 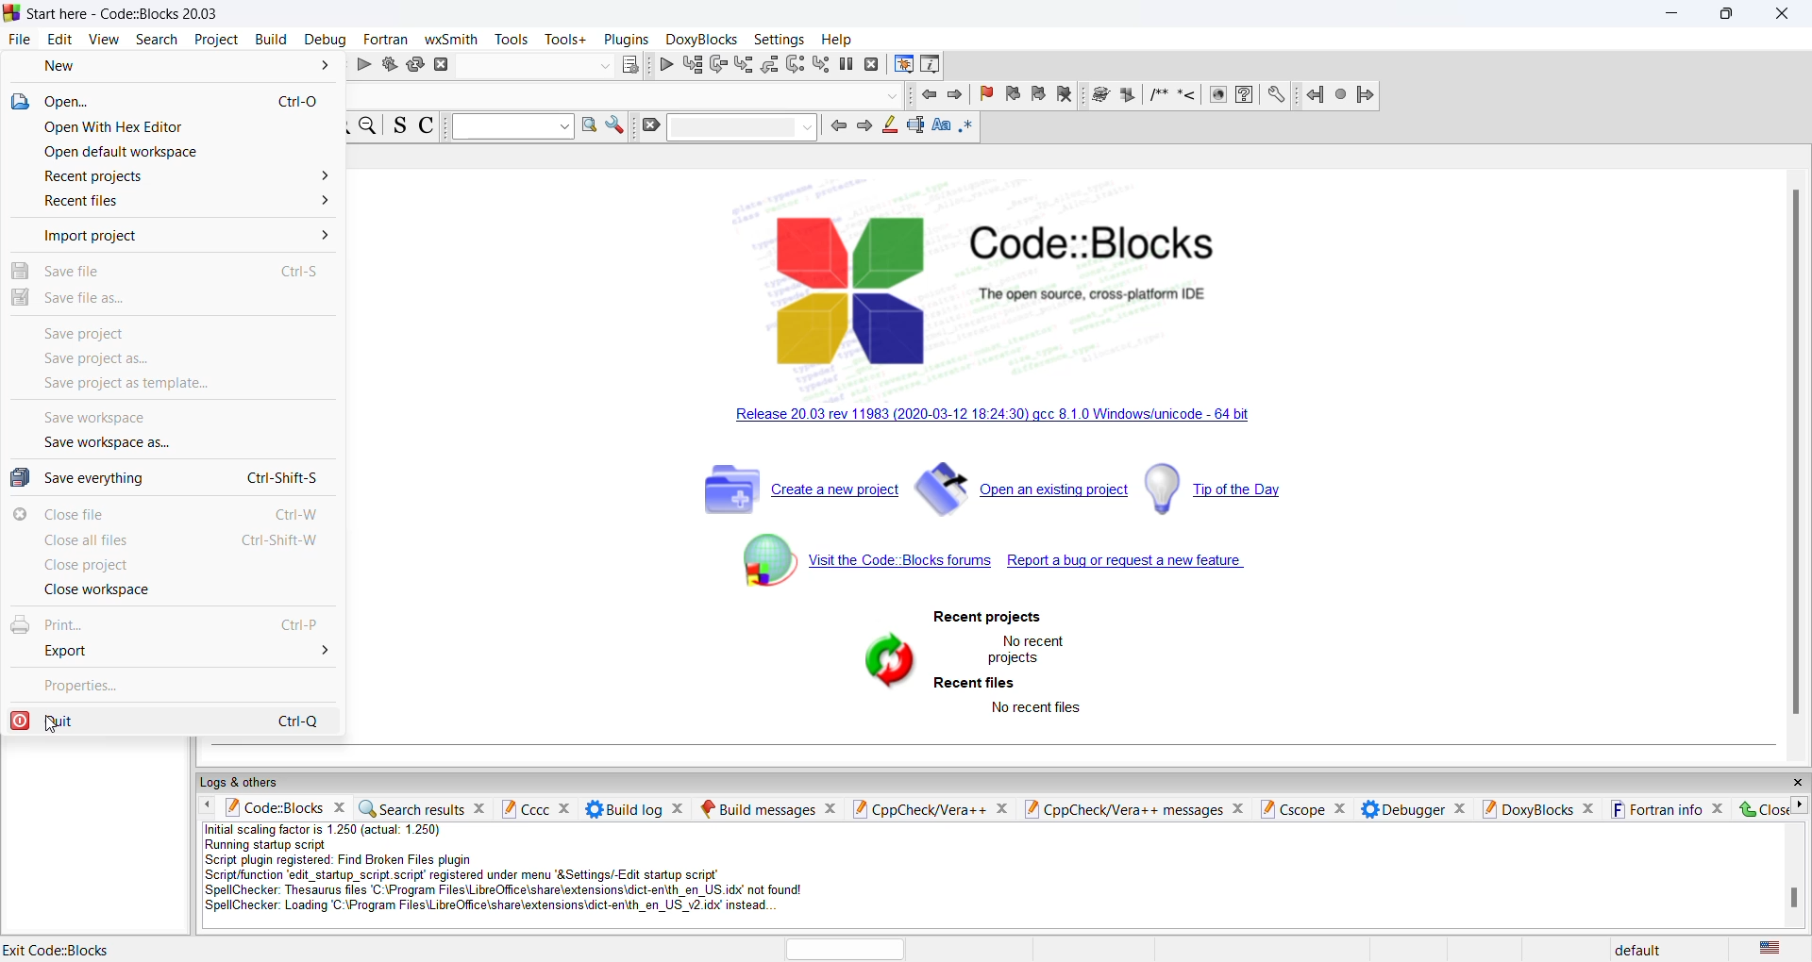 I want to click on next instruction, so click(x=796, y=64).